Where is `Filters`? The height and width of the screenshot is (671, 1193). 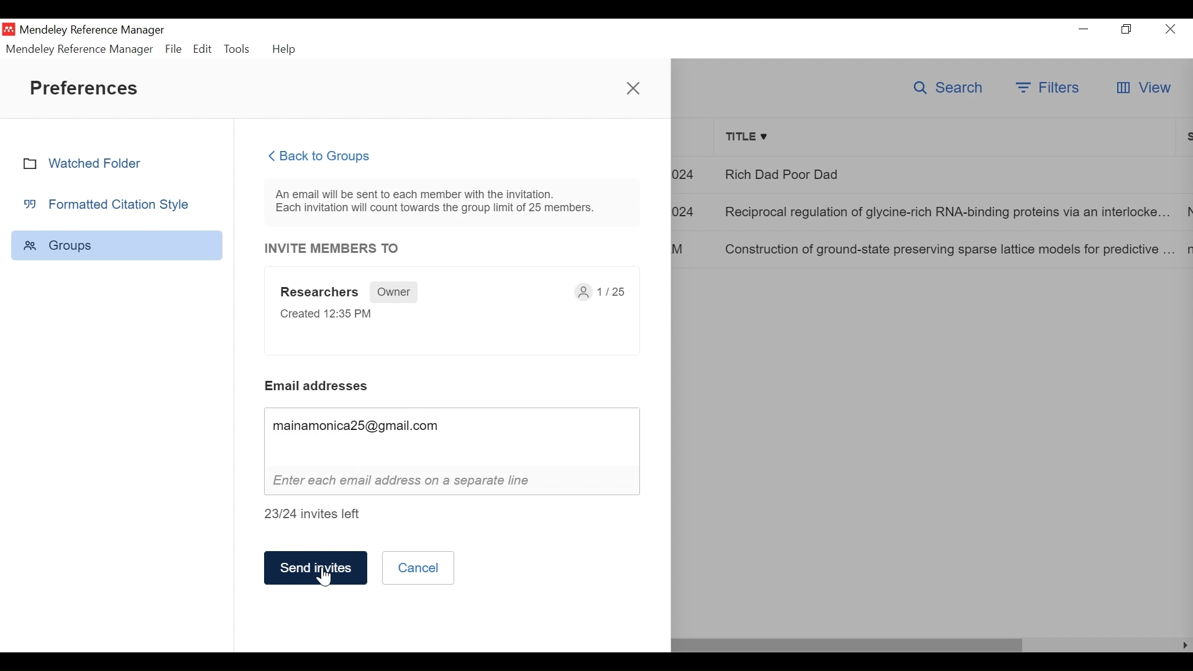 Filters is located at coordinates (1047, 87).